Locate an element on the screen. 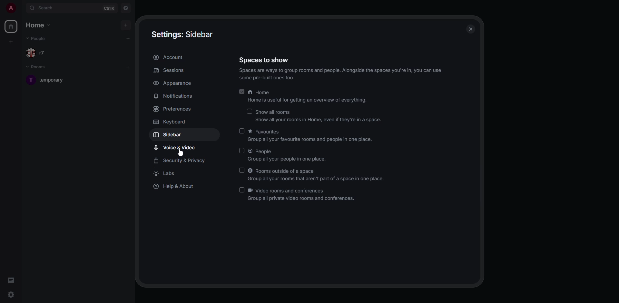 The image size is (619, 303). add is located at coordinates (126, 24).